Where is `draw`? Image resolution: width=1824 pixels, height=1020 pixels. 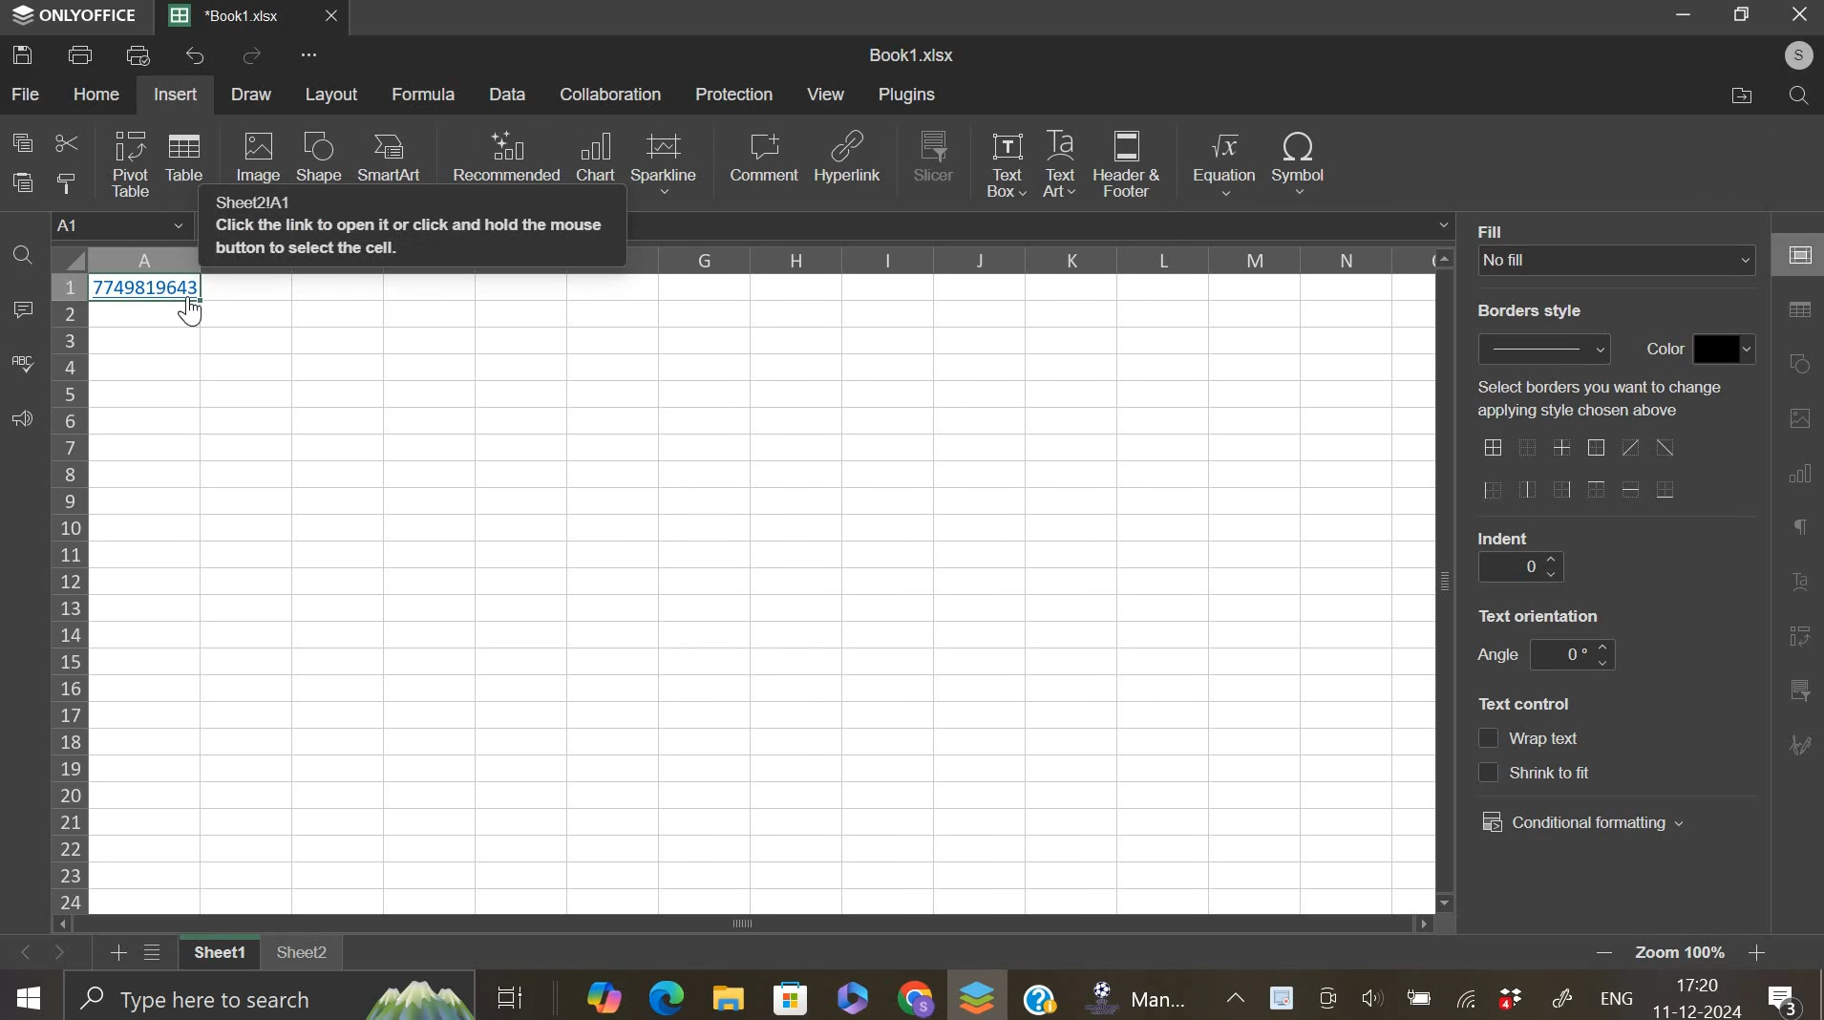
draw is located at coordinates (252, 95).